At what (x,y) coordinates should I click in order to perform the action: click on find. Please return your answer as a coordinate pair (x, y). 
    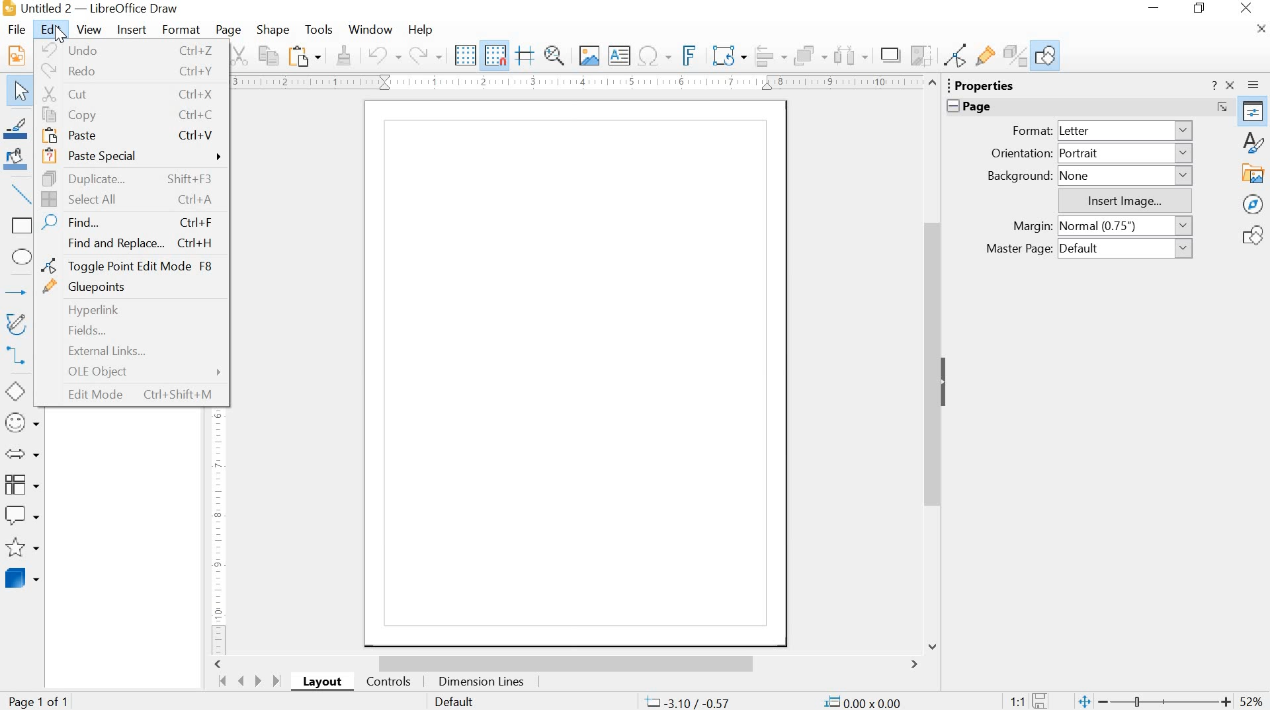
    Looking at the image, I should click on (128, 221).